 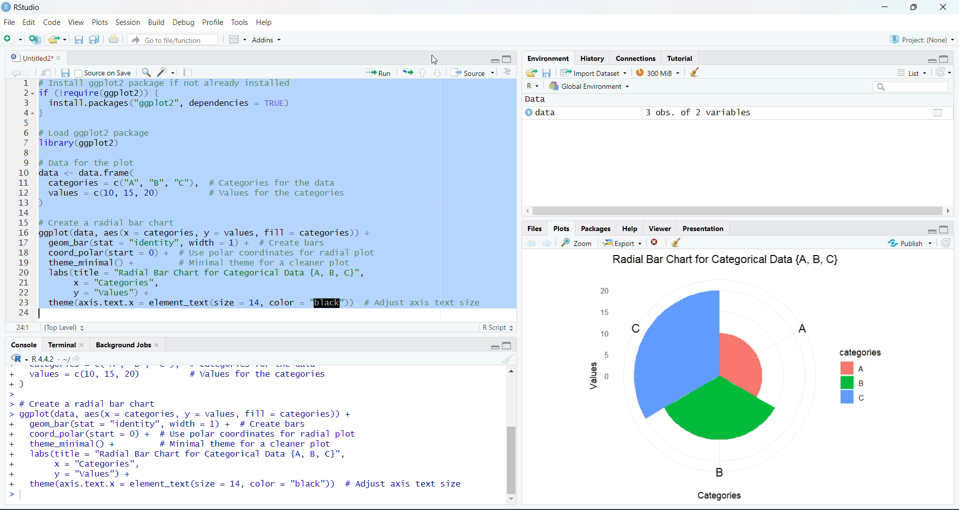 What do you see at coordinates (509, 440) in the screenshot?
I see `vertical scroll bar` at bounding box center [509, 440].